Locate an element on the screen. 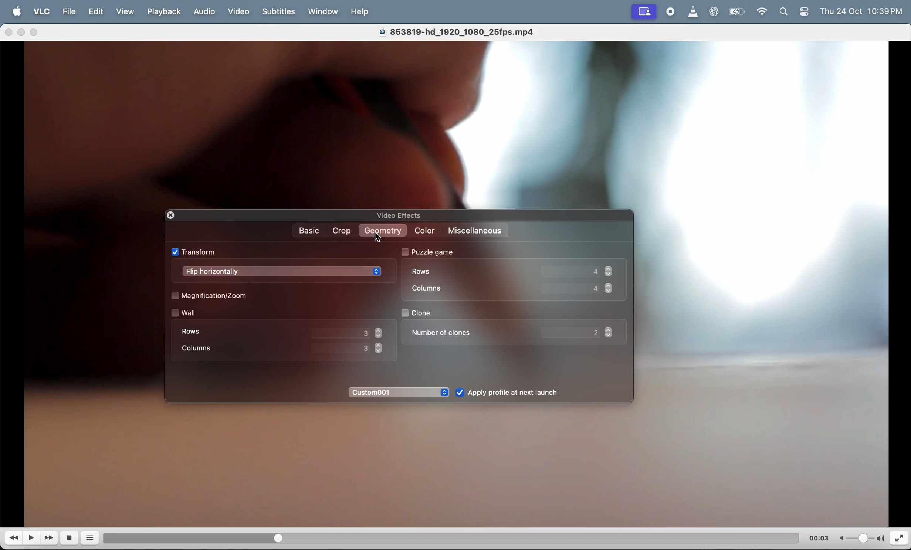  duration is located at coordinates (441, 537).